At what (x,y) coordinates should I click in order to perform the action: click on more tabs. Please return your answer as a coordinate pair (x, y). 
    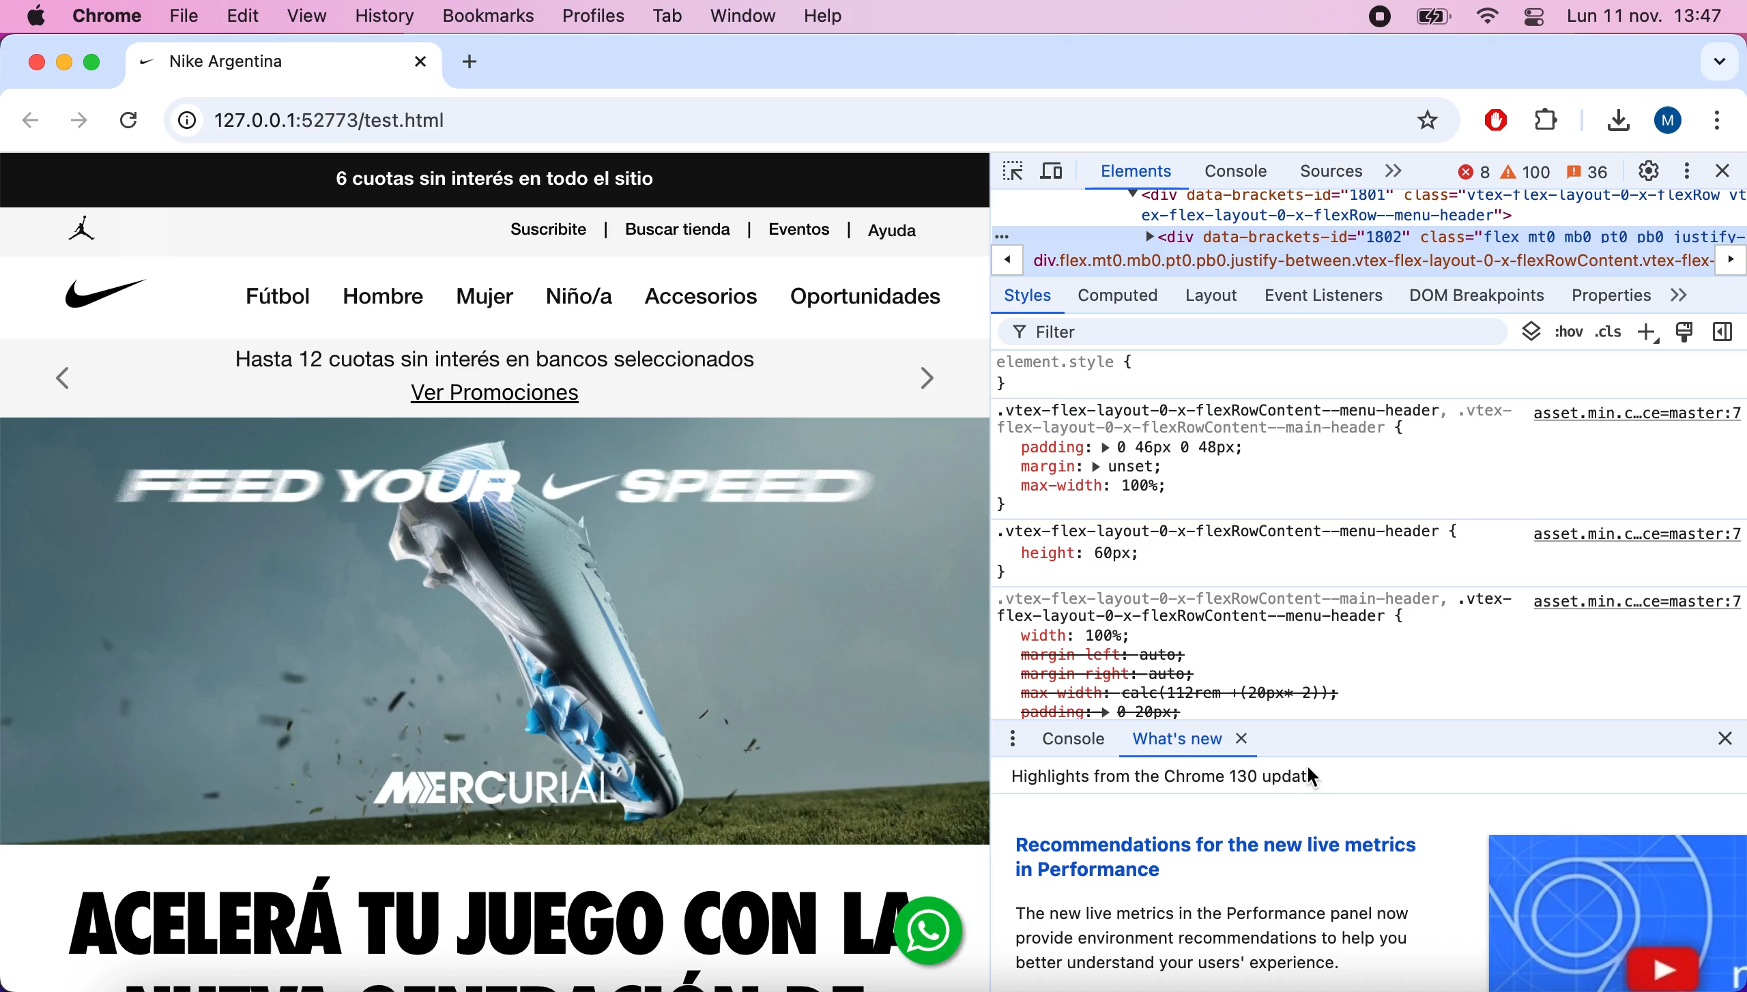
    Looking at the image, I should click on (1398, 170).